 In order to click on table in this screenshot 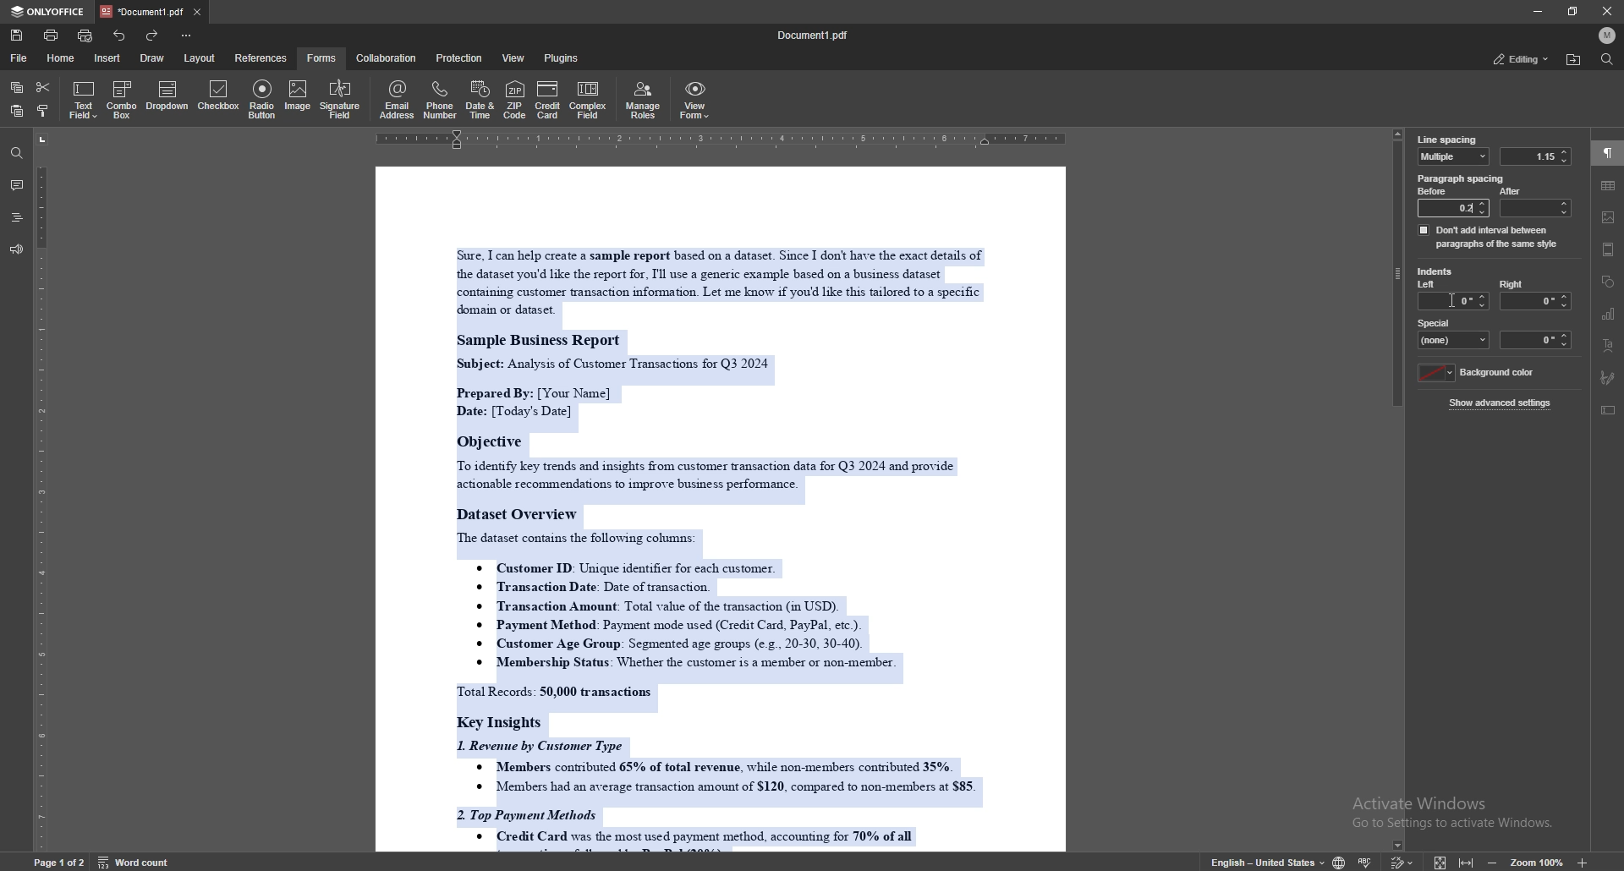, I will do `click(1609, 185)`.